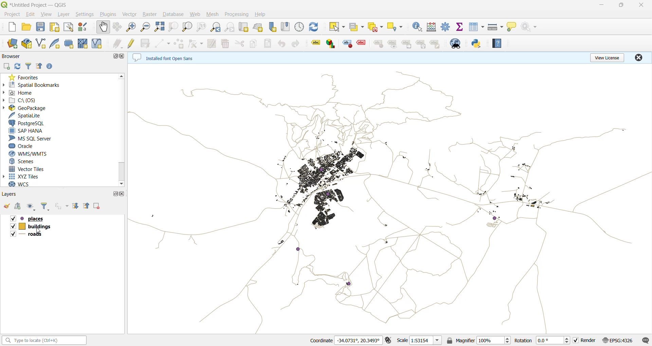 This screenshot has height=346, width=652. Describe the element at coordinates (99, 43) in the screenshot. I see `new virtual layer` at that location.